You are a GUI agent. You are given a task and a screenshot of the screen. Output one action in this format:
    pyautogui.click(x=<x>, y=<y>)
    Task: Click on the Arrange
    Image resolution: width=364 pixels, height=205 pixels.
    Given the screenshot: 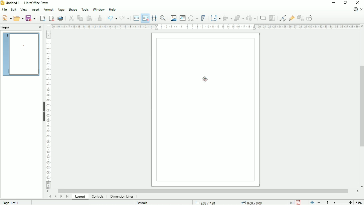 What is the action you would take?
    pyautogui.click(x=239, y=18)
    